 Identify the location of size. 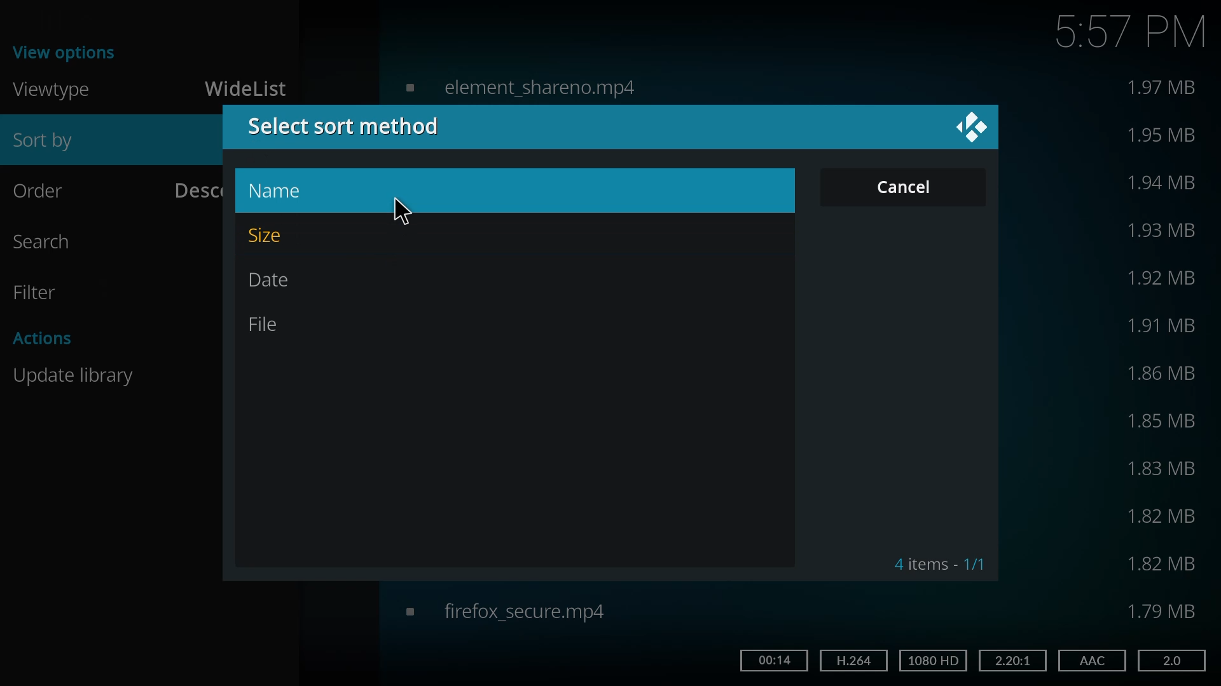
(1161, 135).